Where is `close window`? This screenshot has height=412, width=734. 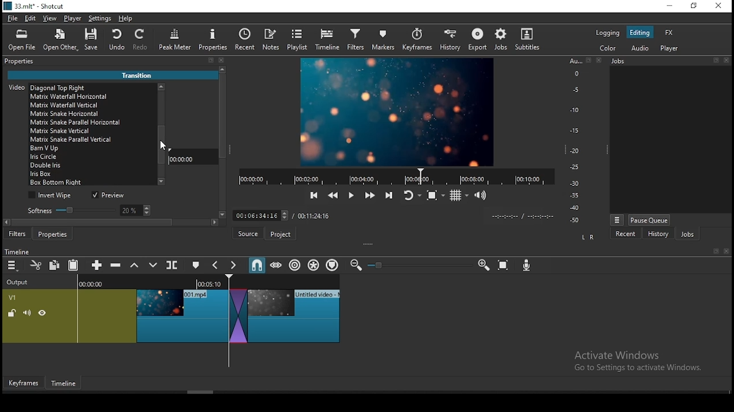
close window is located at coordinates (718, 6).